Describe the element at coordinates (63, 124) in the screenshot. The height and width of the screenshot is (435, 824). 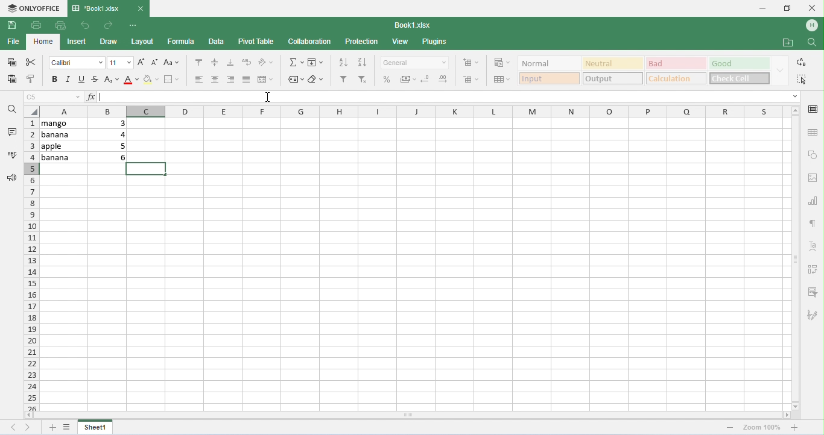
I see `mango` at that location.